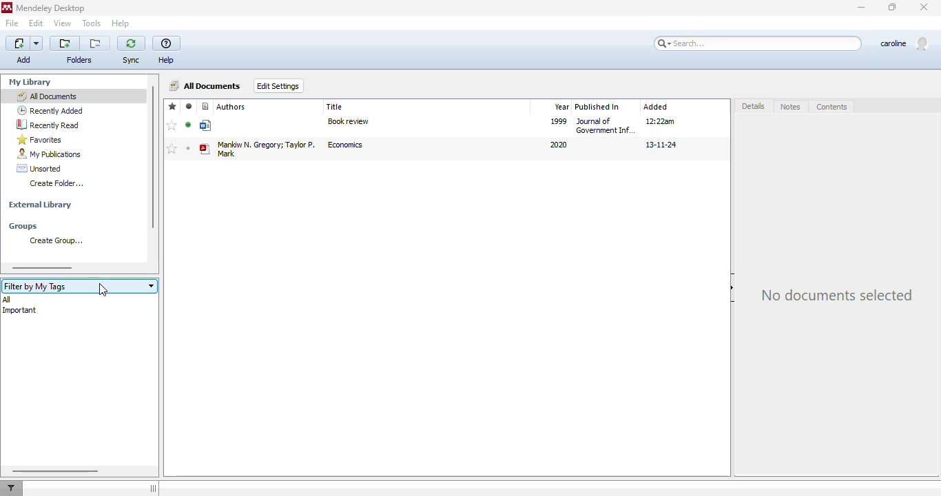  I want to click on read/unread, so click(189, 107).